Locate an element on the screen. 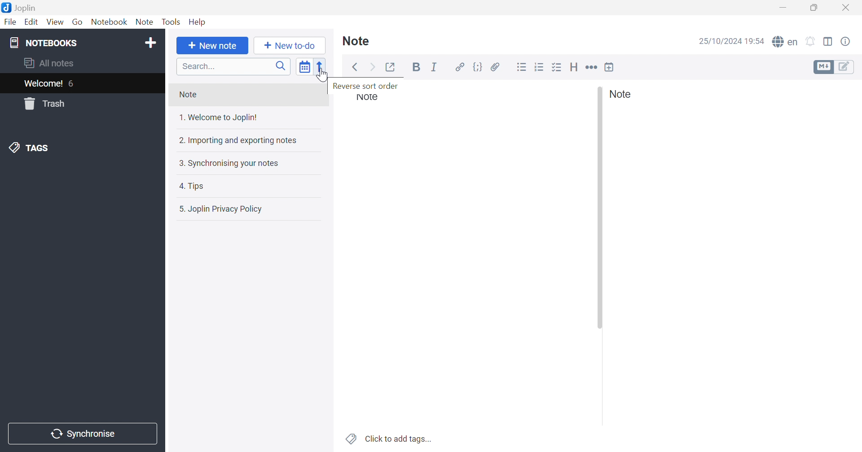  Italic is located at coordinates (435, 69).